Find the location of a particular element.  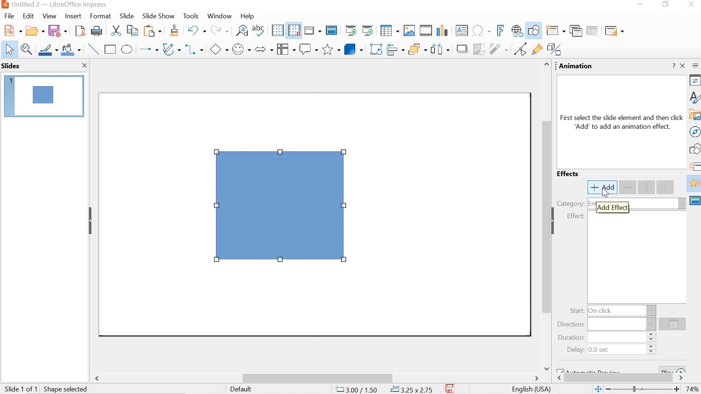

start is located at coordinates (610, 310).